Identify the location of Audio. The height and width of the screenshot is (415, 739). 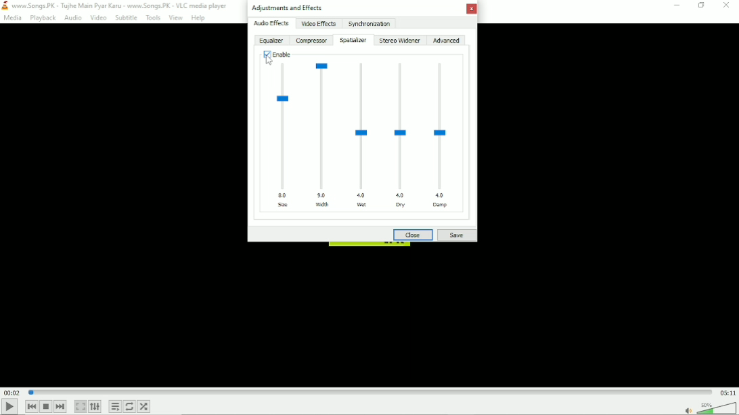
(72, 18).